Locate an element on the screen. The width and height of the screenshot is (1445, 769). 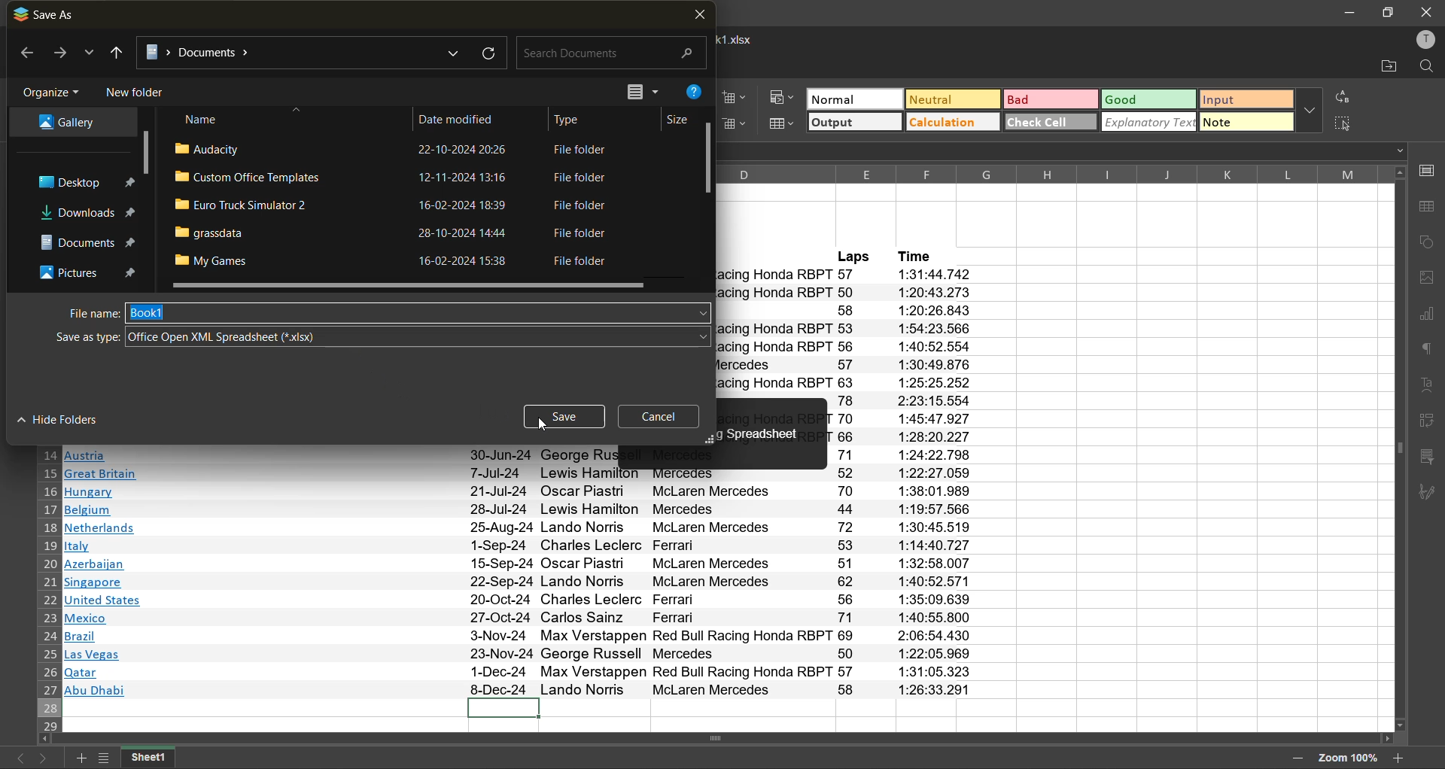
note is located at coordinates (1246, 122).